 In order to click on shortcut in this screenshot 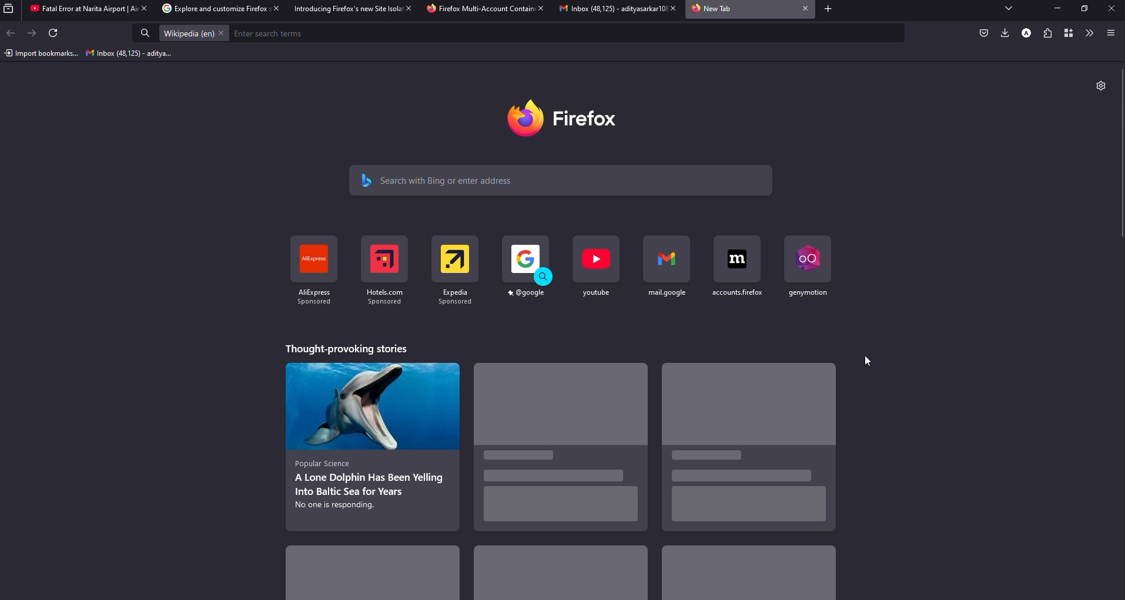, I will do `click(310, 273)`.